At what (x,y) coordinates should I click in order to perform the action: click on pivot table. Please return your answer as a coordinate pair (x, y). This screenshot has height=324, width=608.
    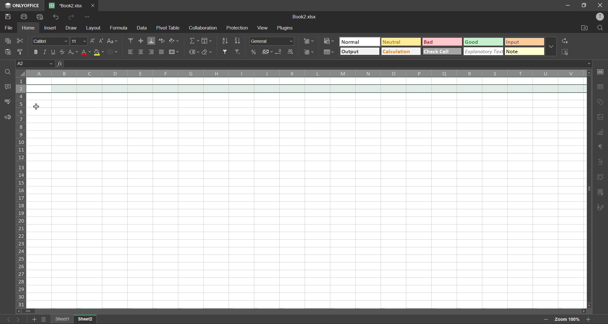
    Looking at the image, I should click on (168, 28).